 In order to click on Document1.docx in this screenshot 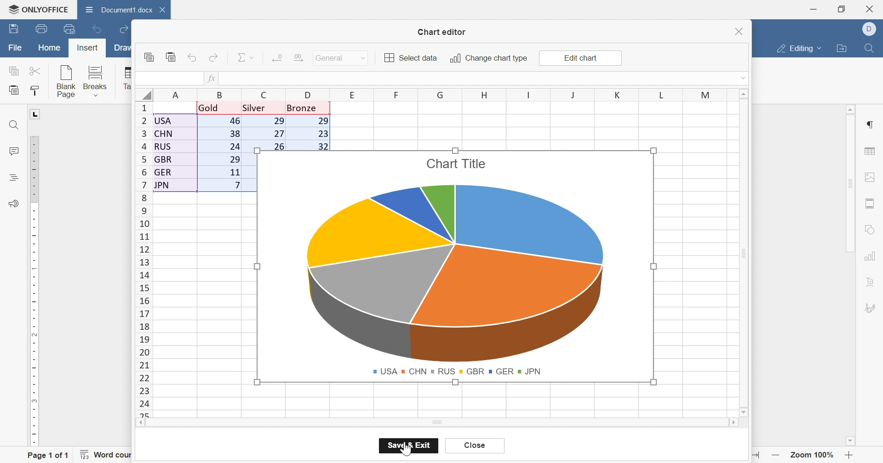, I will do `click(120, 10)`.